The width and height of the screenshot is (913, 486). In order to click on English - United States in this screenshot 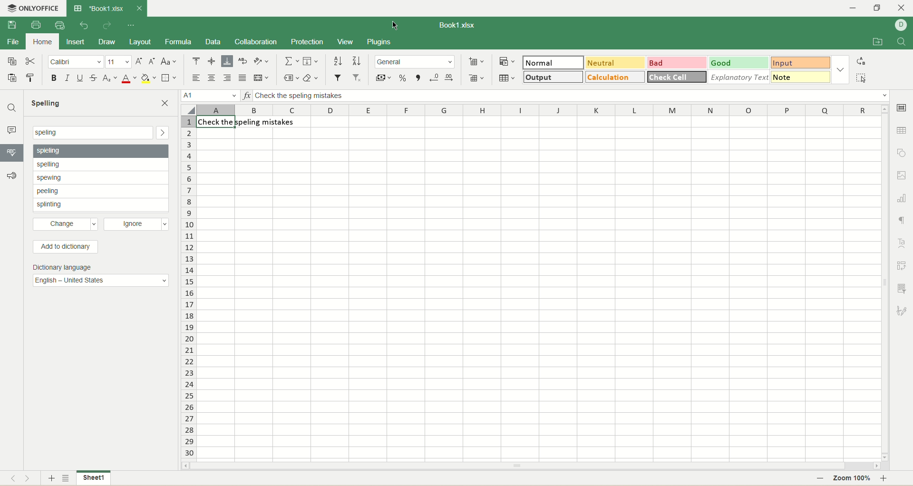, I will do `click(101, 282)`.